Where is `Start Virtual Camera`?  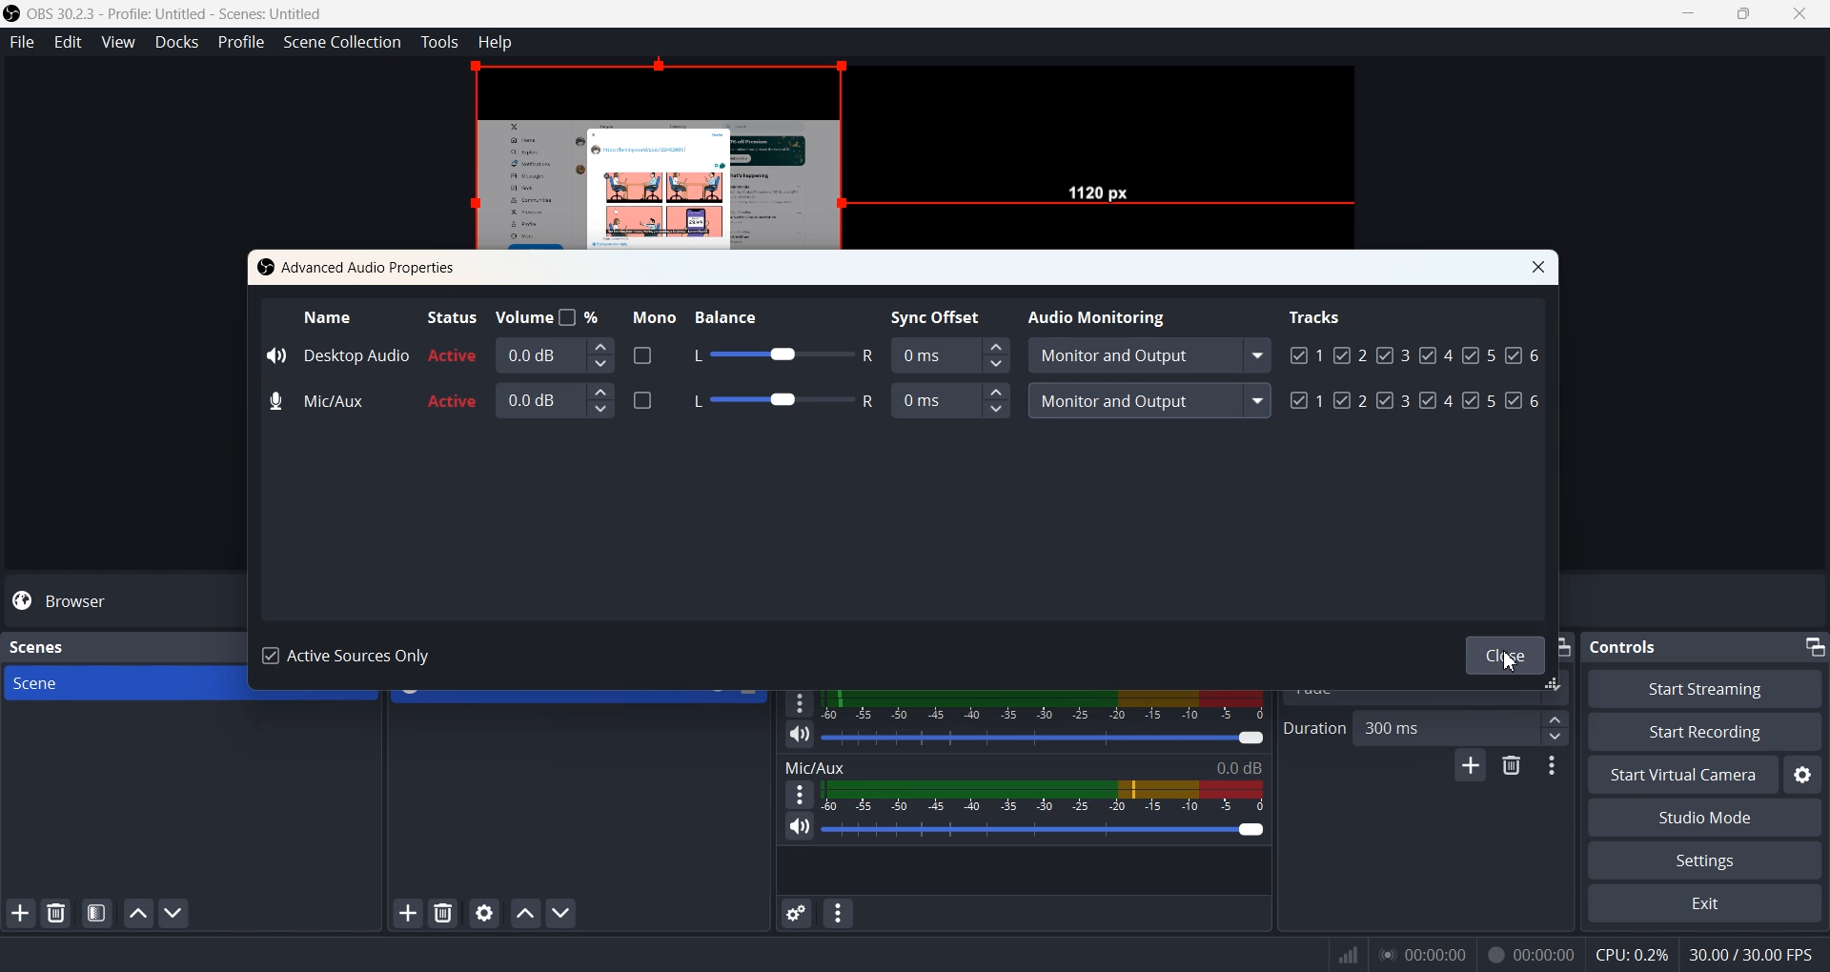 Start Virtual Camera is located at coordinates (1679, 775).